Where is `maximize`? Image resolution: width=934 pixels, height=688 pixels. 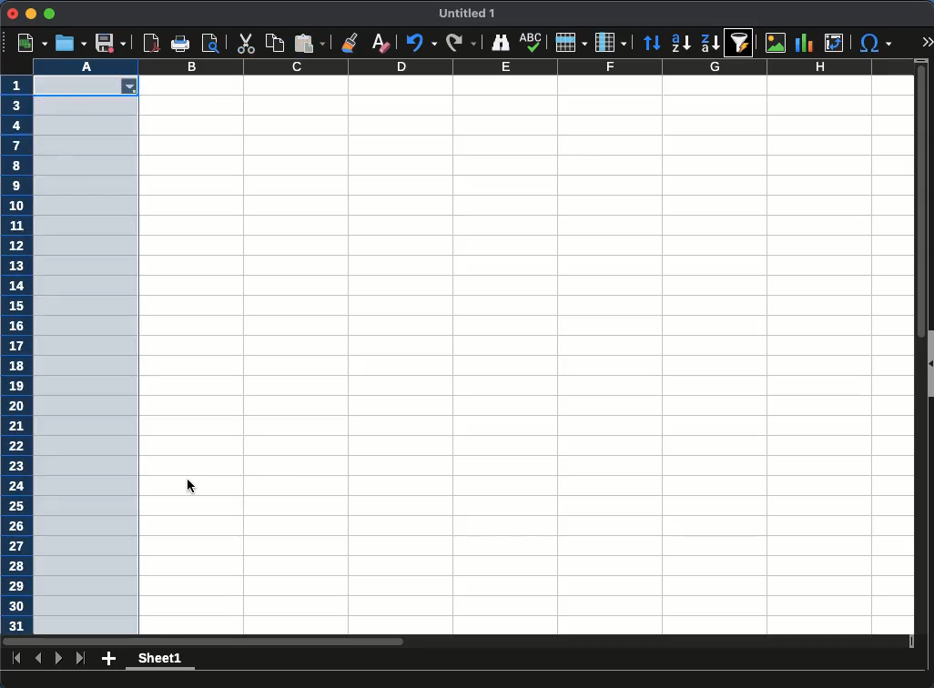 maximize is located at coordinates (48, 14).